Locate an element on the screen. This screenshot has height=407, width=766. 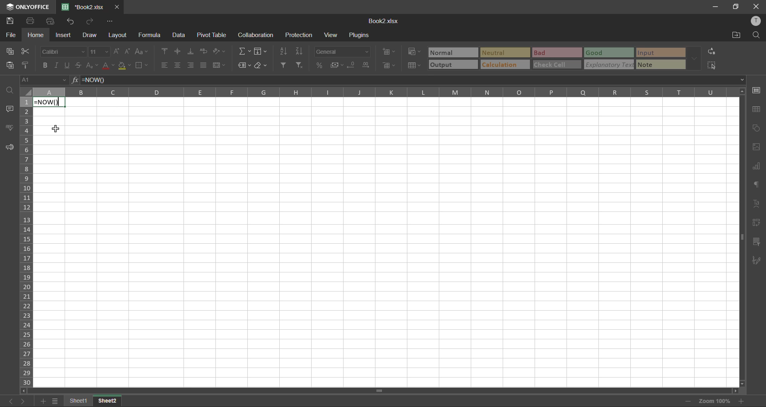
explanatory text is located at coordinates (610, 64).